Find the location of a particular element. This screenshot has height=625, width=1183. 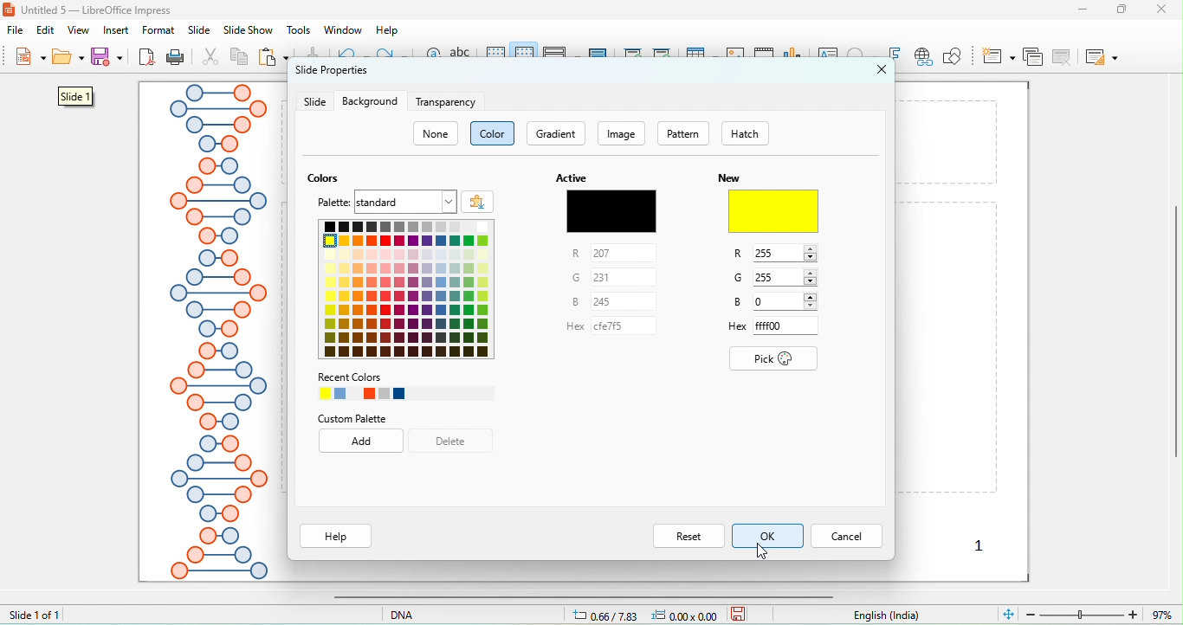

hyperlink is located at coordinates (922, 58).